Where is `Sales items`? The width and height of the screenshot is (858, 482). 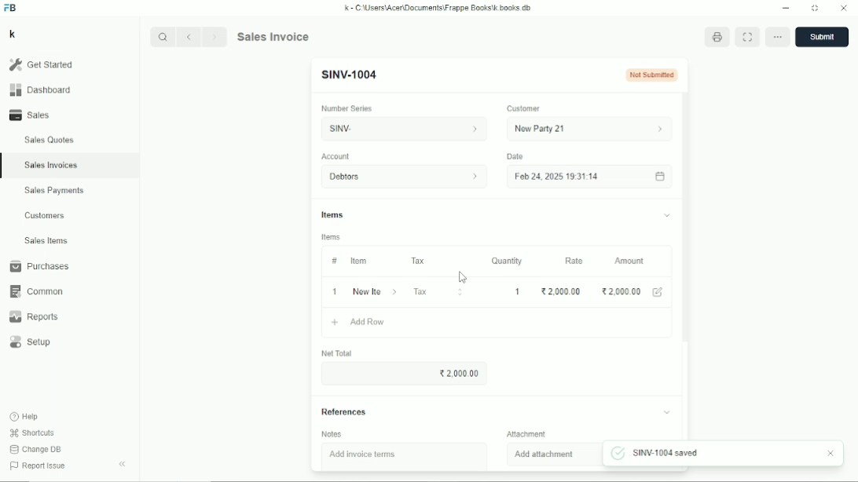 Sales items is located at coordinates (46, 241).